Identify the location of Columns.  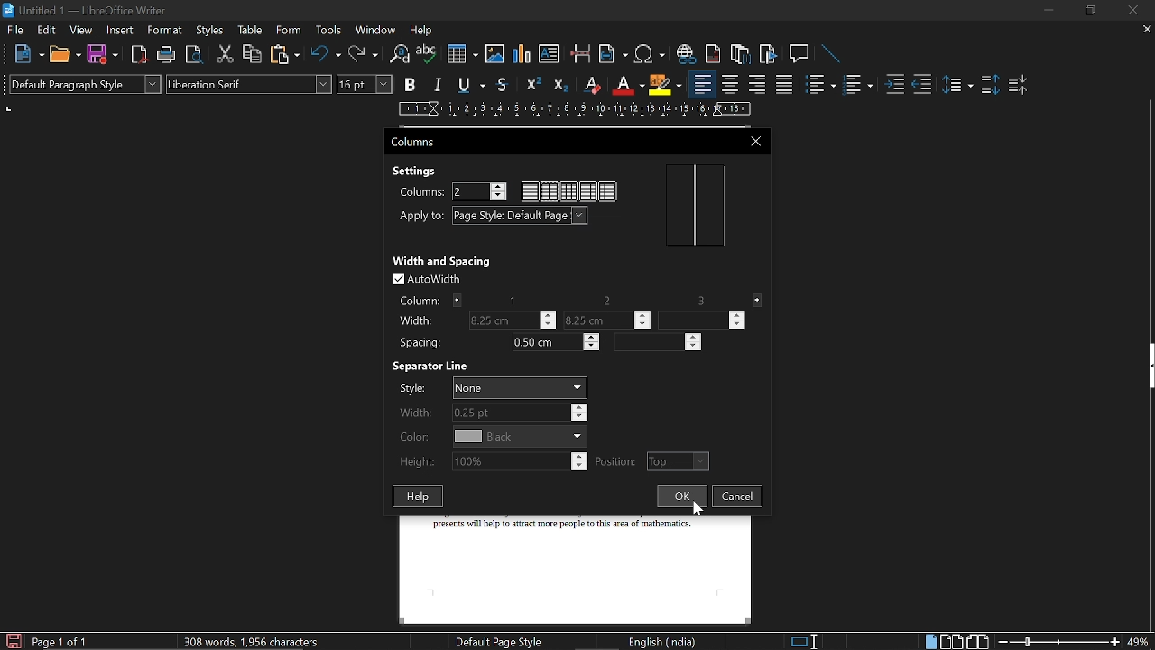
(419, 141).